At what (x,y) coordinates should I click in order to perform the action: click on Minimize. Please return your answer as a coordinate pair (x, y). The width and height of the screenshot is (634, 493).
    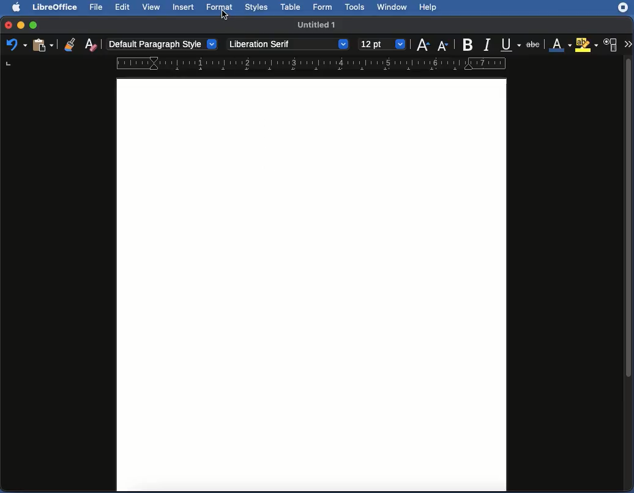
    Looking at the image, I should click on (21, 24).